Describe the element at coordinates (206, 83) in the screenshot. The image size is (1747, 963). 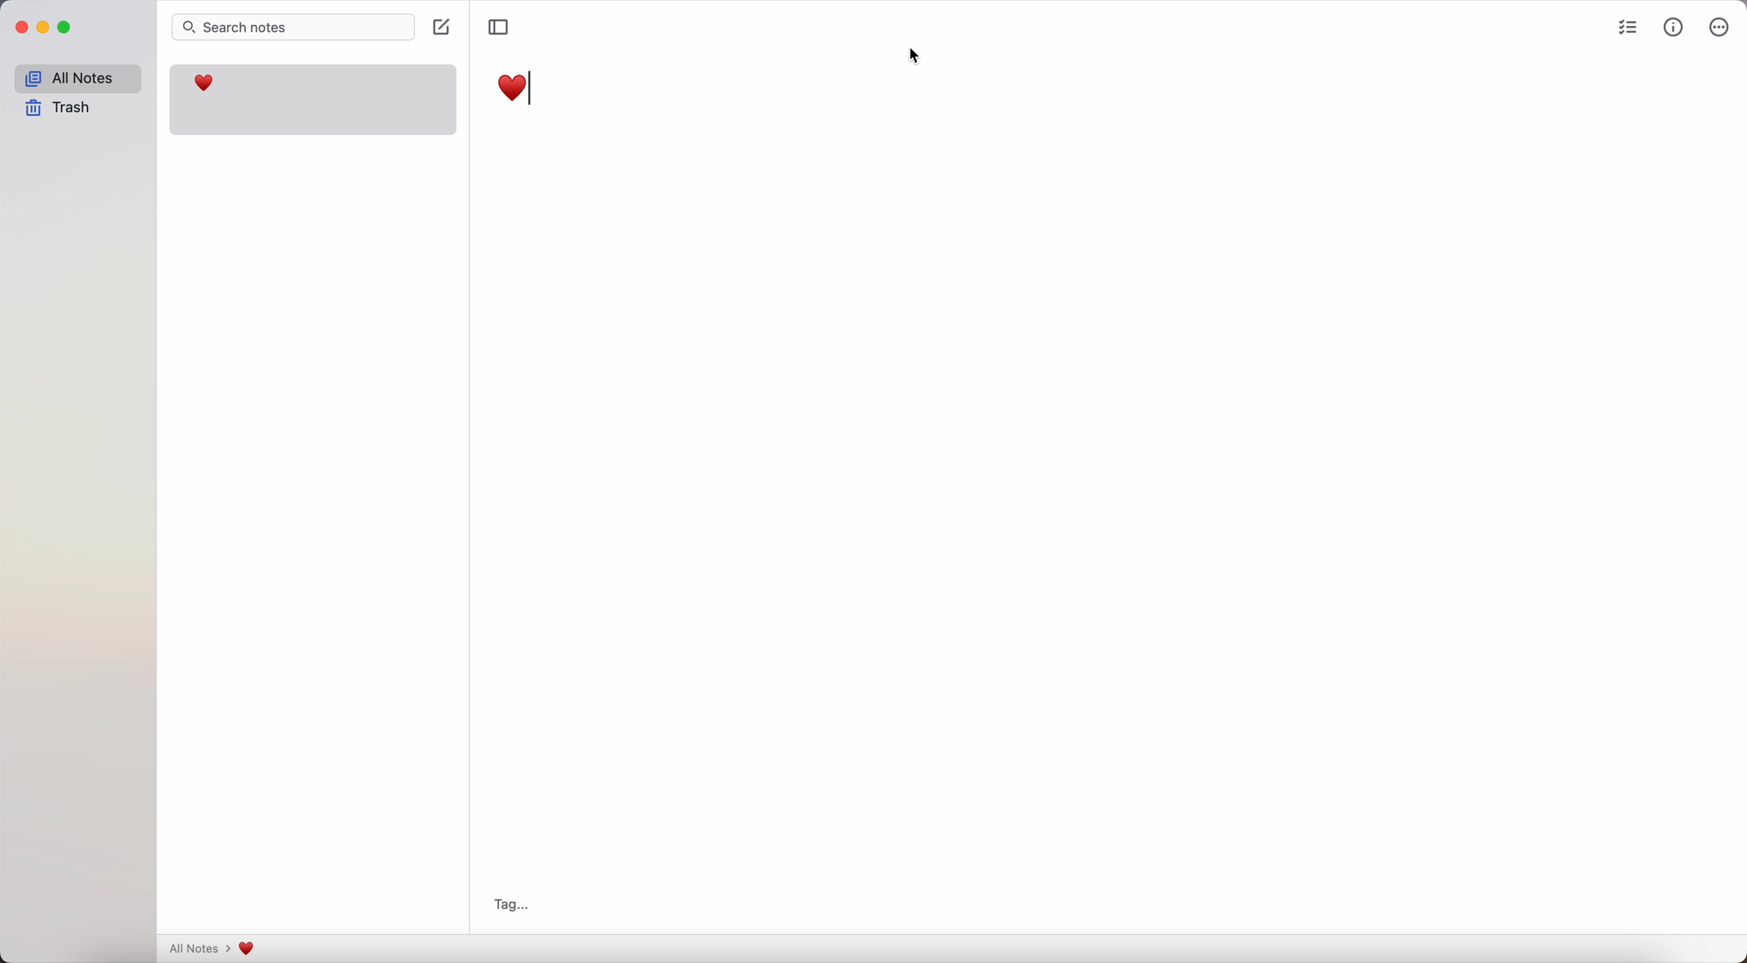
I see `heart` at that location.